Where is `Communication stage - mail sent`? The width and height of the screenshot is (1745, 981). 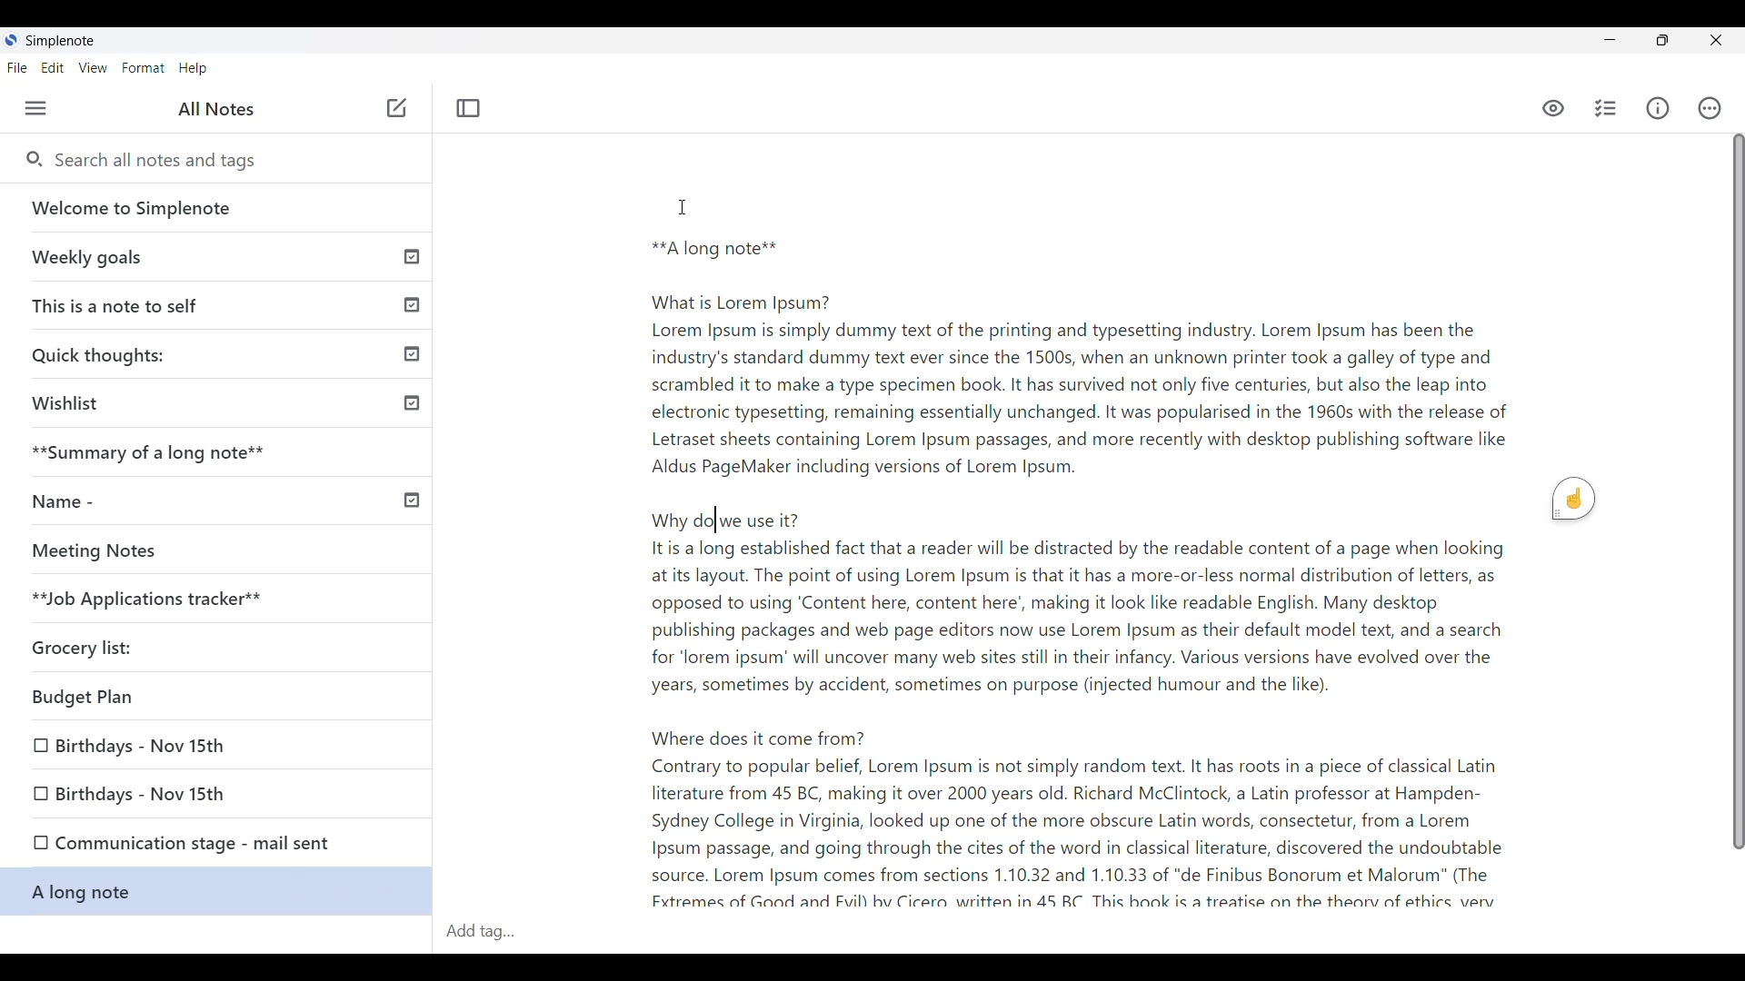
Communication stage - mail sent is located at coordinates (215, 846).